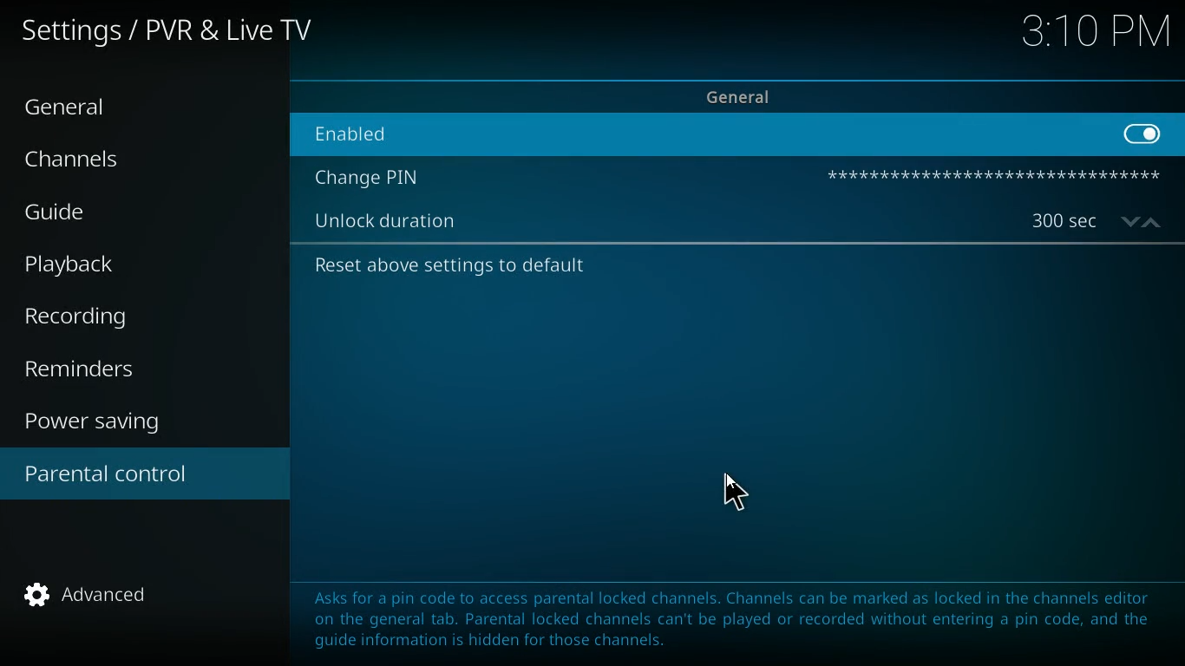 The height and width of the screenshot is (666, 1185). I want to click on time, so click(1095, 35).